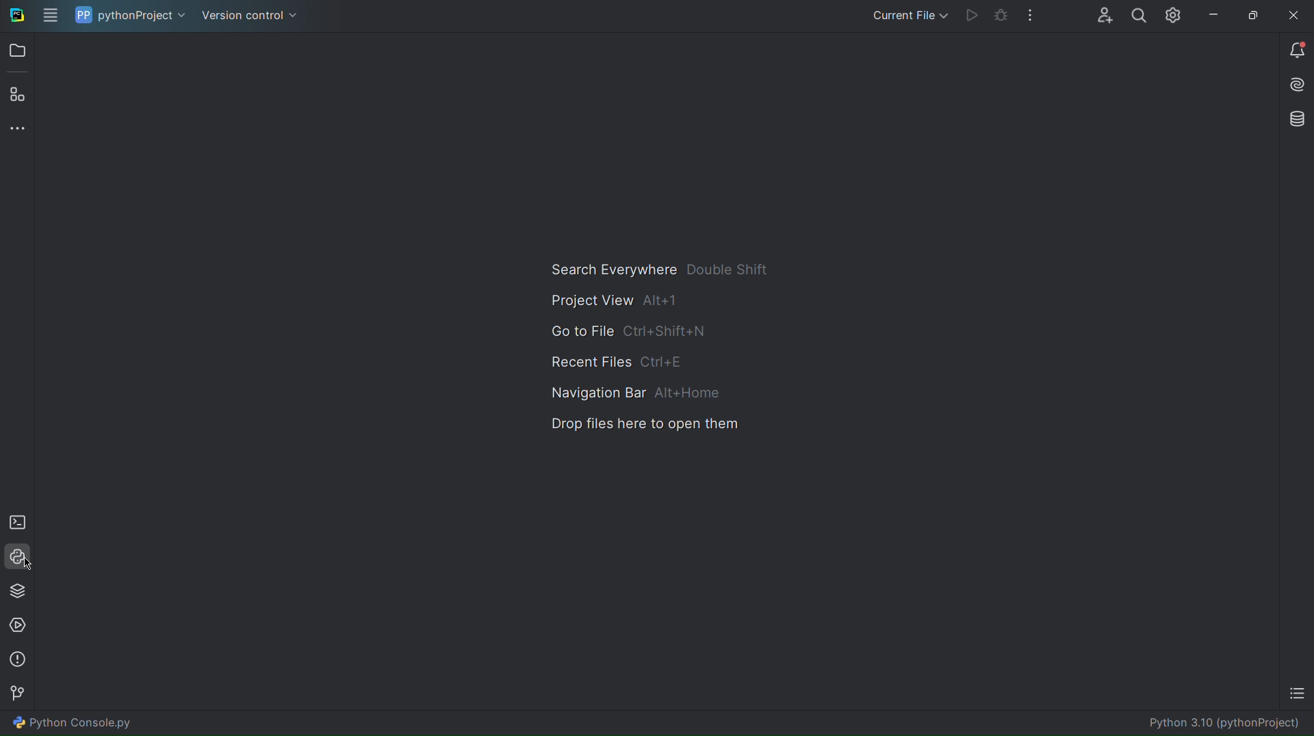  What do you see at coordinates (1213, 15) in the screenshot?
I see `Minimize` at bounding box center [1213, 15].